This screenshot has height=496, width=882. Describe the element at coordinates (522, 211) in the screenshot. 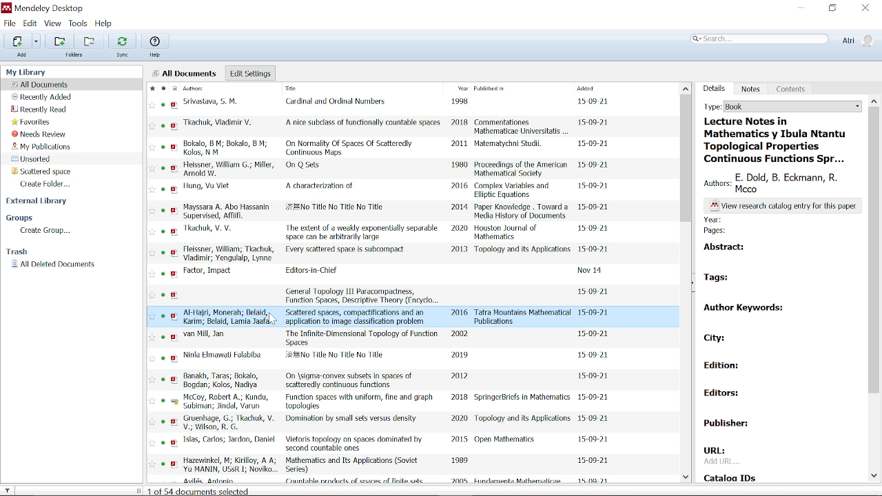

I see `Paper Knowledge . Toward a
Media History of Documents.` at that location.